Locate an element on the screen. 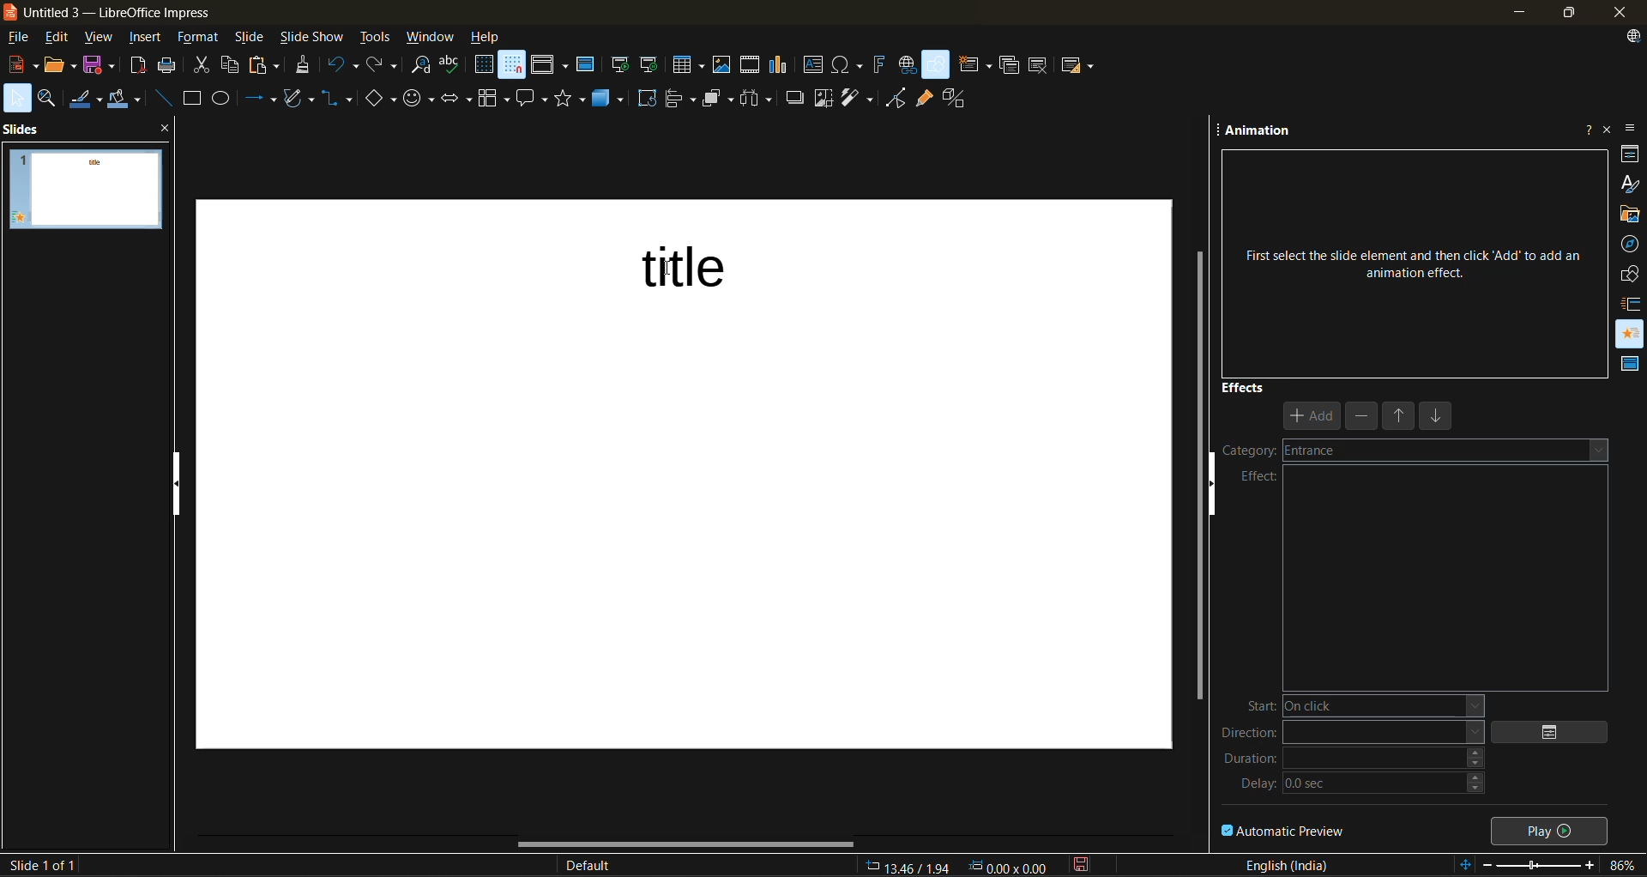 The height and width of the screenshot is (877, 1647). rotate is located at coordinates (648, 100).